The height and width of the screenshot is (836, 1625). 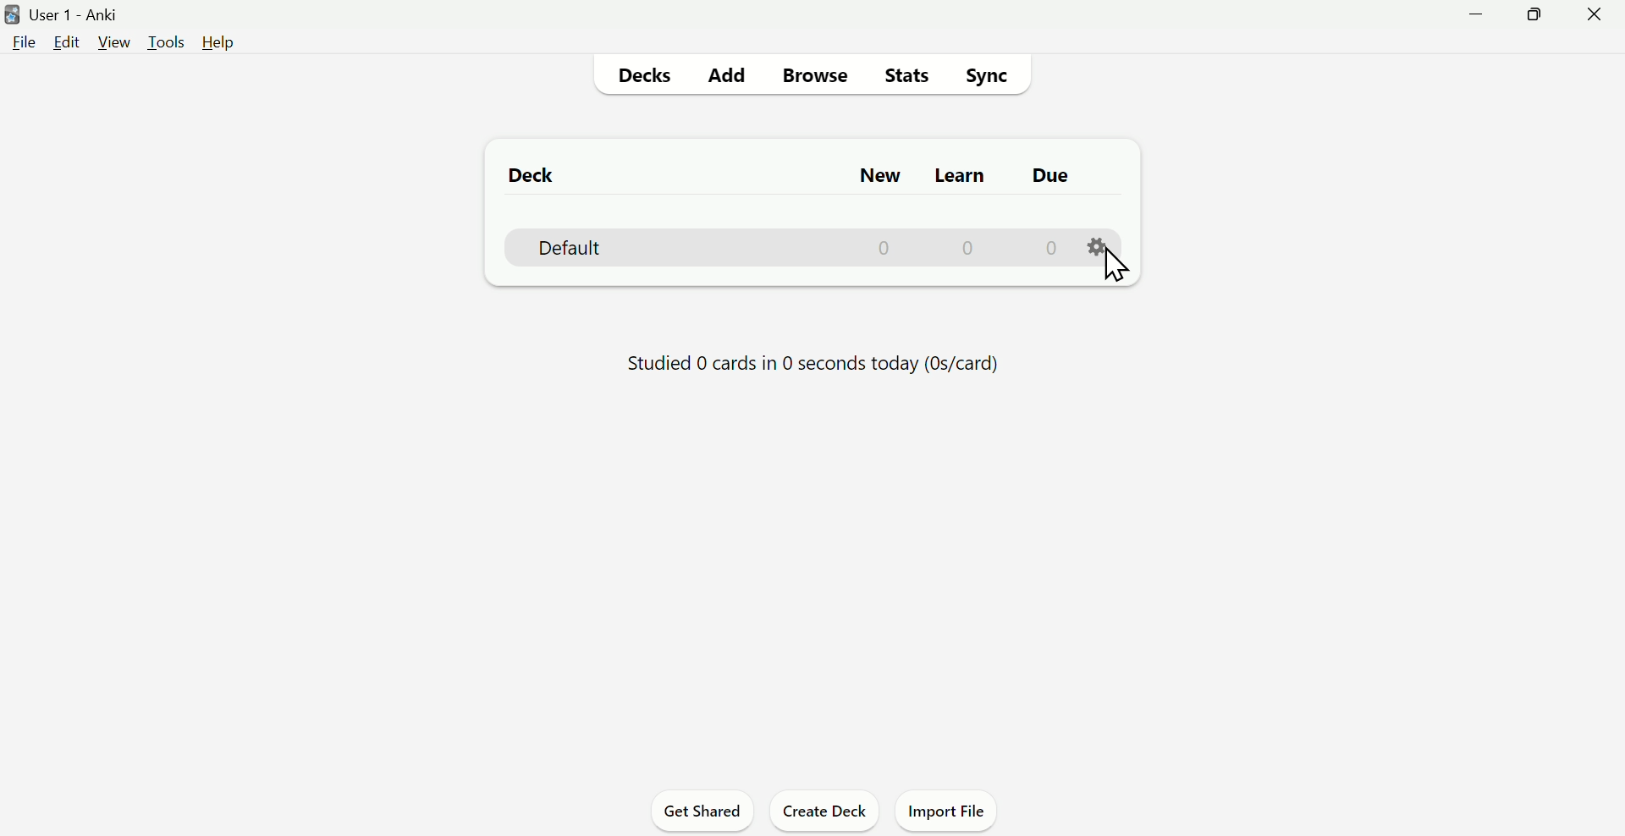 I want to click on Close, so click(x=1597, y=17).